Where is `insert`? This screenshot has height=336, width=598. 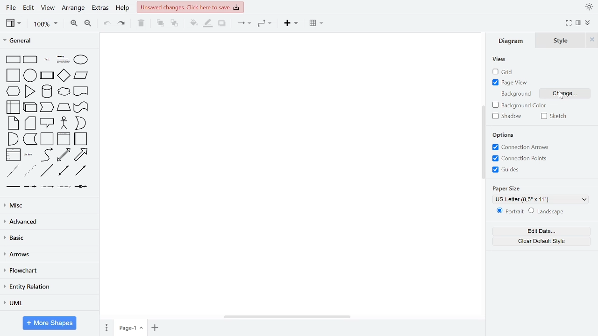 insert is located at coordinates (290, 24).